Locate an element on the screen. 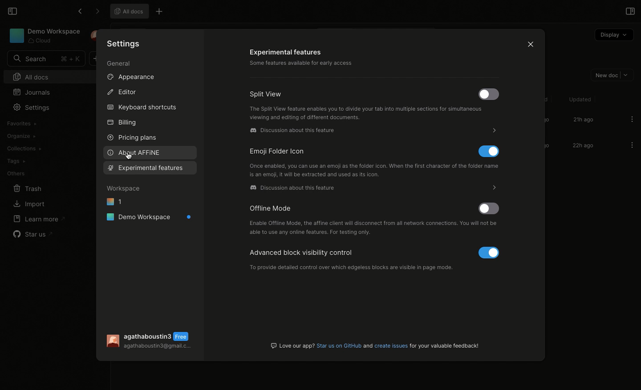 This screenshot has width=641, height=390. Forward is located at coordinates (97, 12).